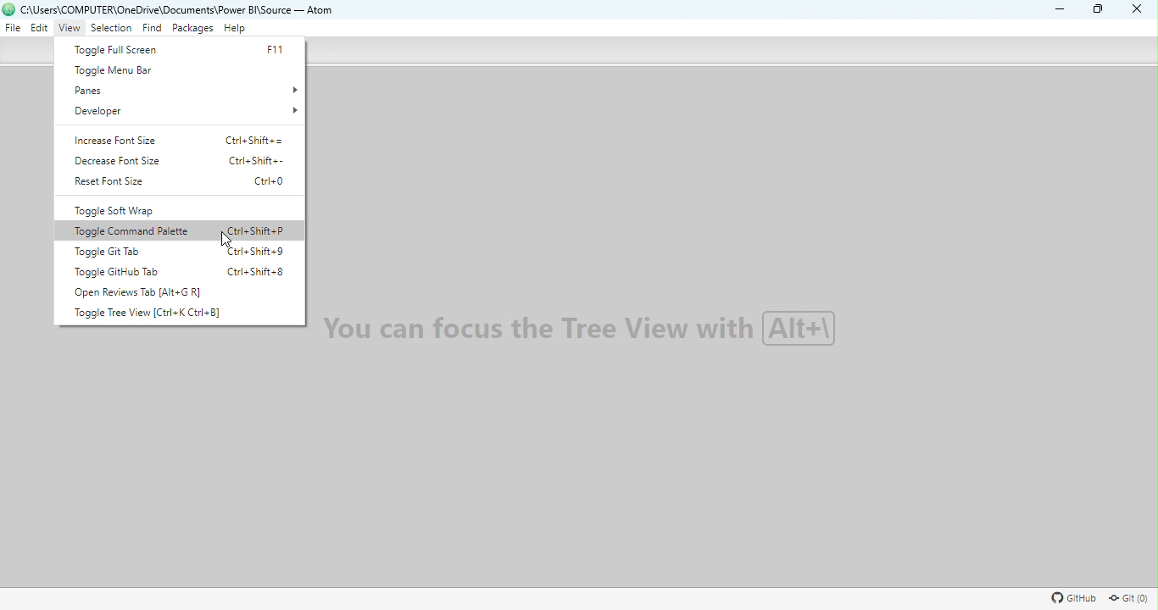 Image resolution: width=1158 pixels, height=610 pixels. I want to click on Increase font size, so click(190, 141).